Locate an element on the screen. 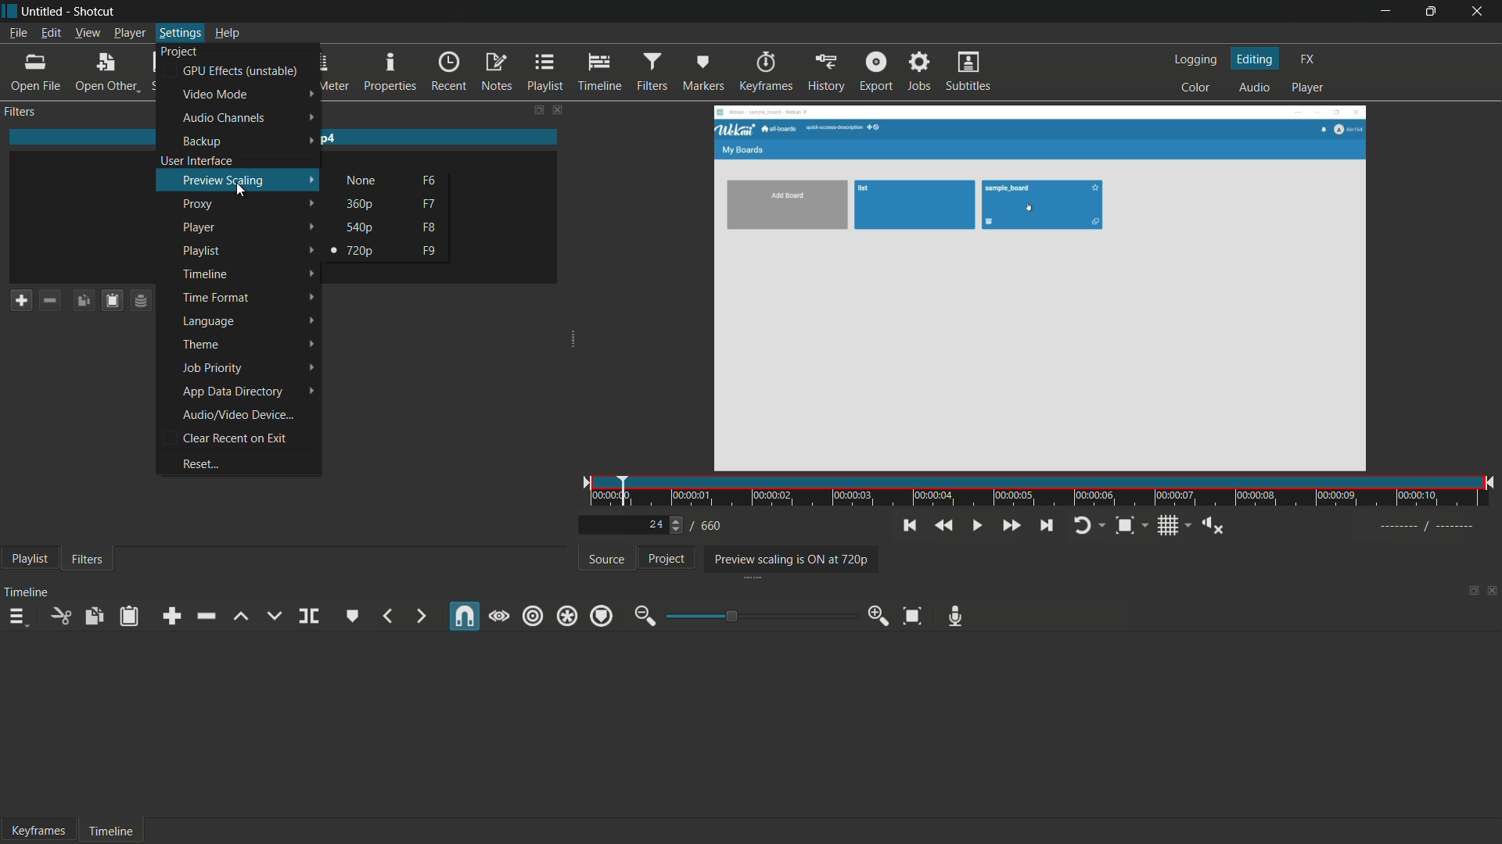 This screenshot has height=844, width=1502. cut is located at coordinates (63, 616).